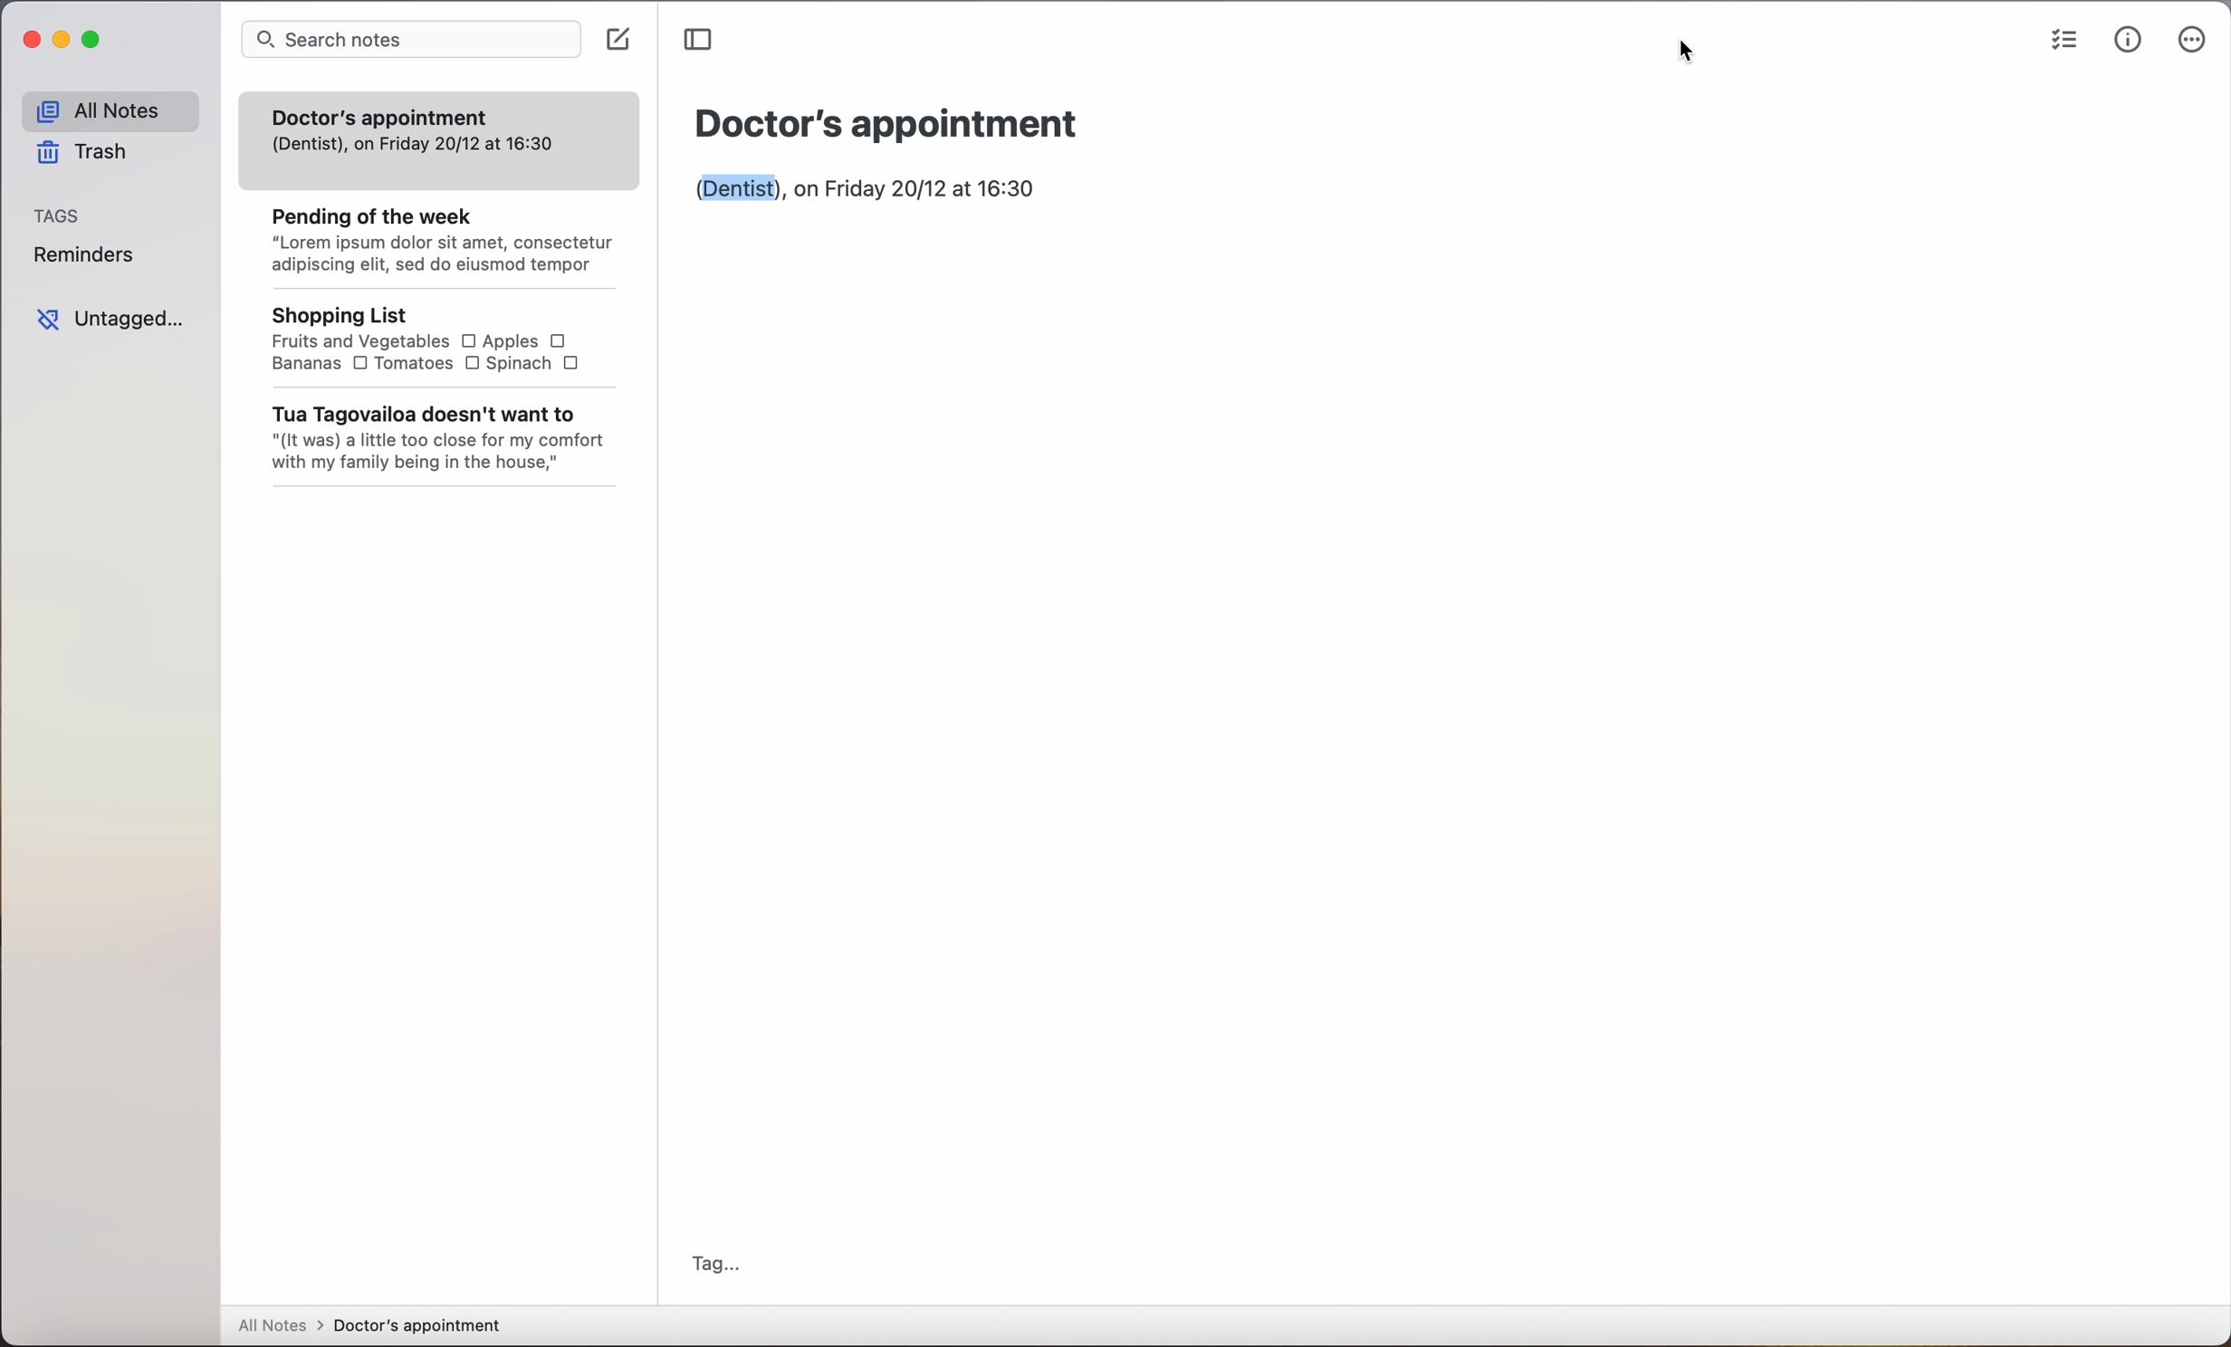 The width and height of the screenshot is (2231, 1347). Describe the element at coordinates (62, 40) in the screenshot. I see `minimize` at that location.